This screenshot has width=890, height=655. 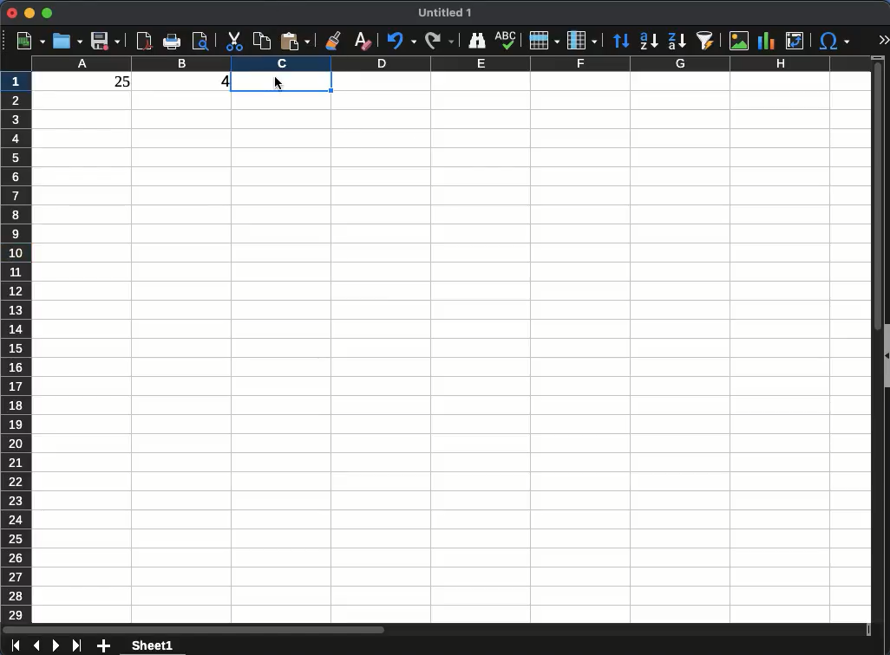 I want to click on undo , so click(x=402, y=41).